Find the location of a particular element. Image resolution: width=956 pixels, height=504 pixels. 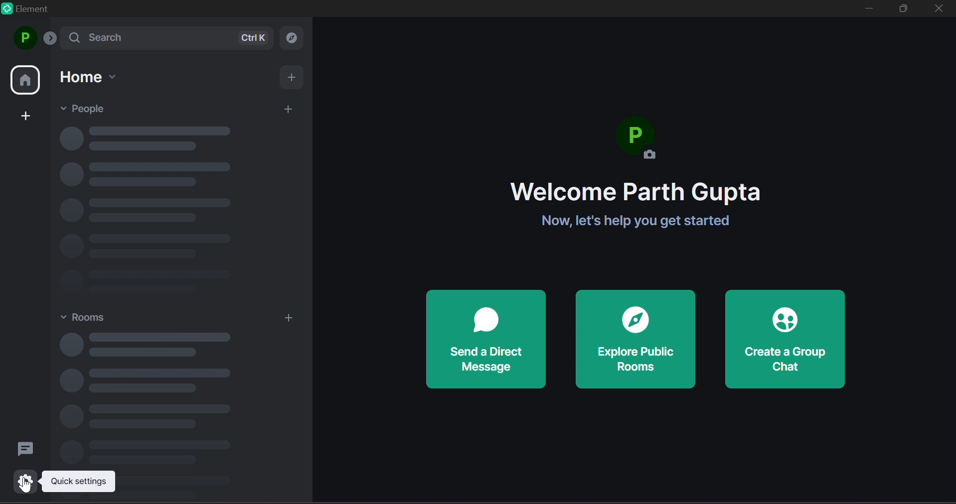

rooms is located at coordinates (91, 319).